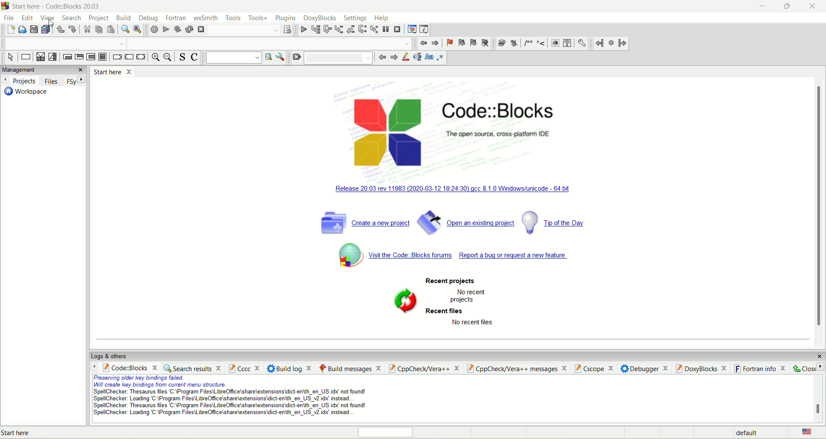 This screenshot has height=439, width=826. What do you see at coordinates (387, 30) in the screenshot?
I see `break debugger` at bounding box center [387, 30].